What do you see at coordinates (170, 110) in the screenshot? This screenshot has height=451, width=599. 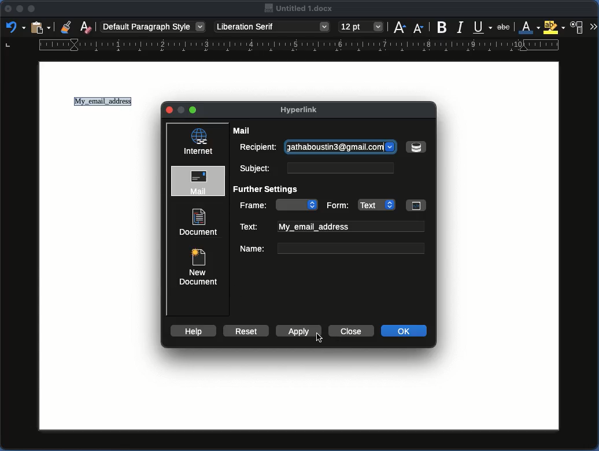 I see `Close` at bounding box center [170, 110].